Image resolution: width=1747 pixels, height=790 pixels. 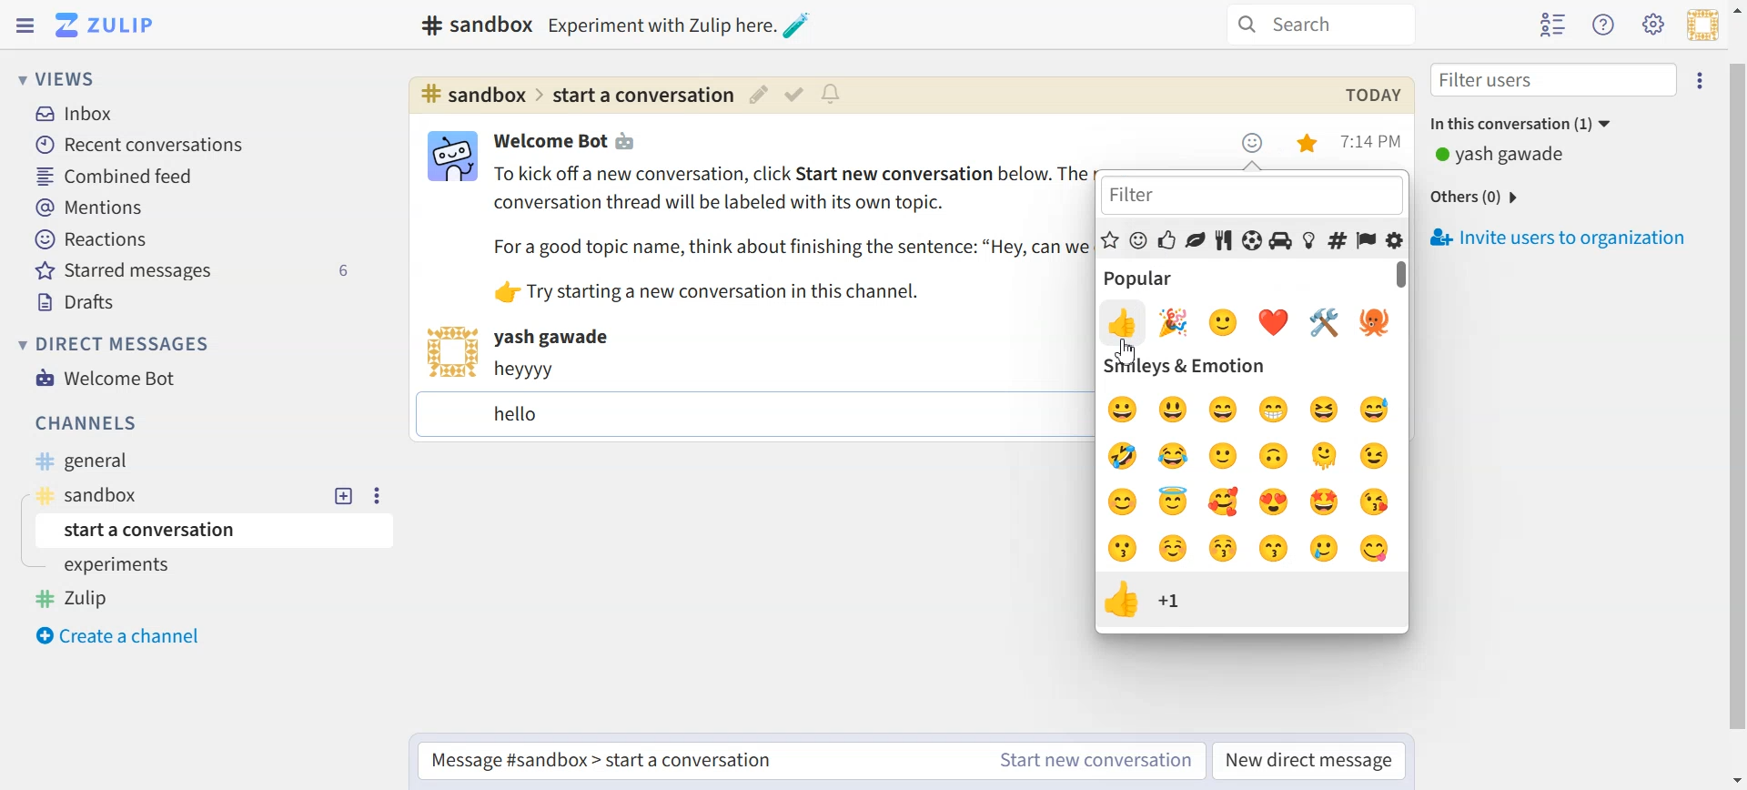 I want to click on Personal menu, so click(x=1702, y=25).